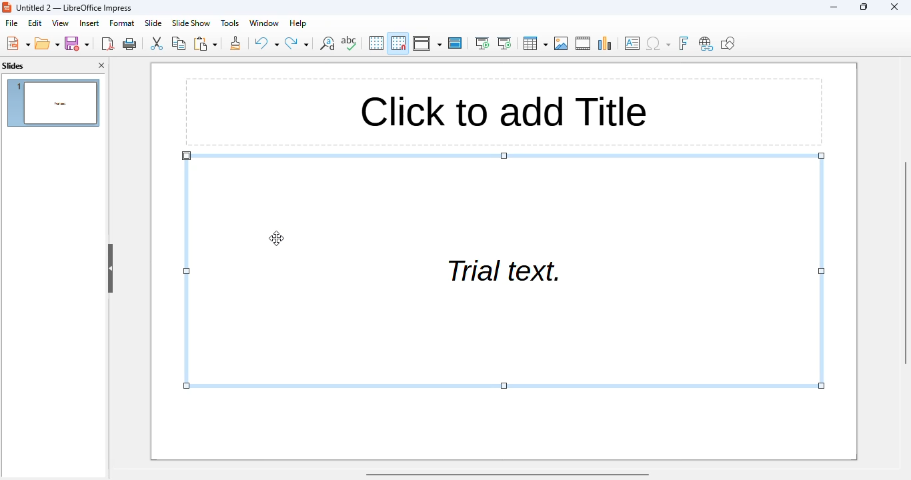  What do you see at coordinates (108, 43) in the screenshot?
I see `export directly as PDF` at bounding box center [108, 43].